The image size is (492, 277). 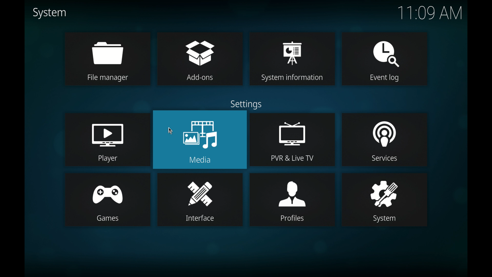 What do you see at coordinates (200, 200) in the screenshot?
I see `interface` at bounding box center [200, 200].